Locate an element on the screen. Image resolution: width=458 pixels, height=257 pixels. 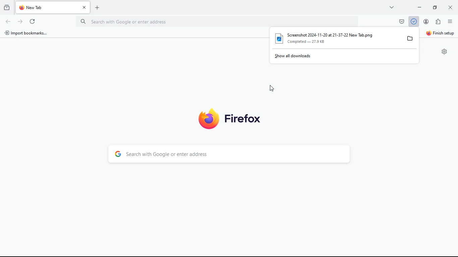
Search bar is located at coordinates (228, 154).